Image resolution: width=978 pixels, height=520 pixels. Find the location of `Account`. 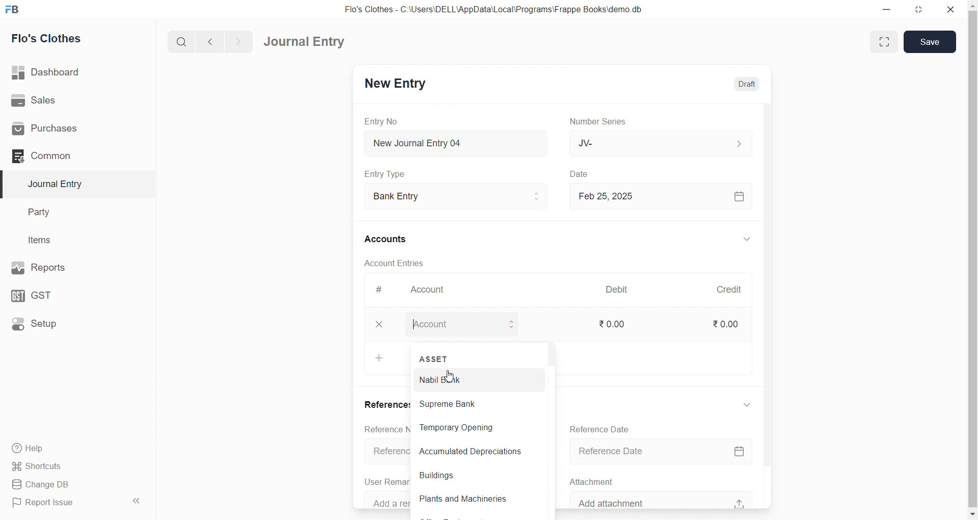

Account is located at coordinates (461, 322).